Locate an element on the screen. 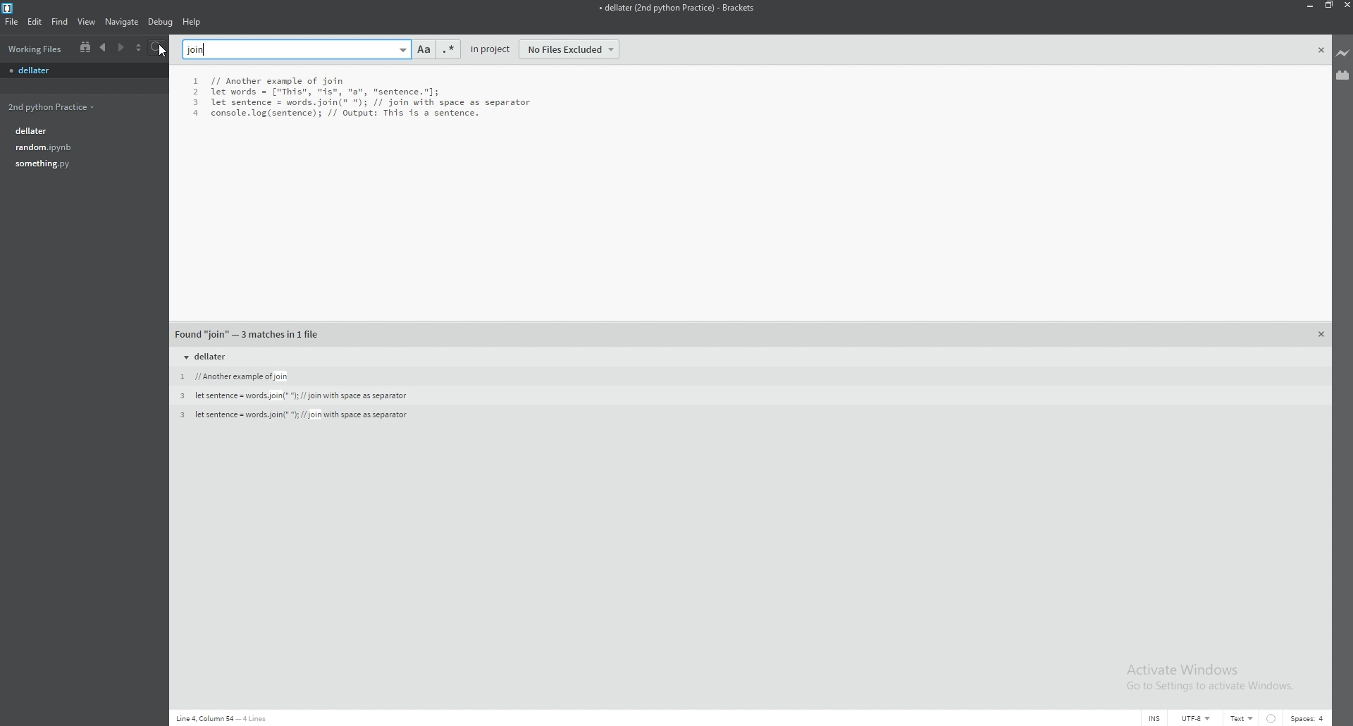  Activate Windows
Go to Settings to activate Windows. is located at coordinates (1214, 675).